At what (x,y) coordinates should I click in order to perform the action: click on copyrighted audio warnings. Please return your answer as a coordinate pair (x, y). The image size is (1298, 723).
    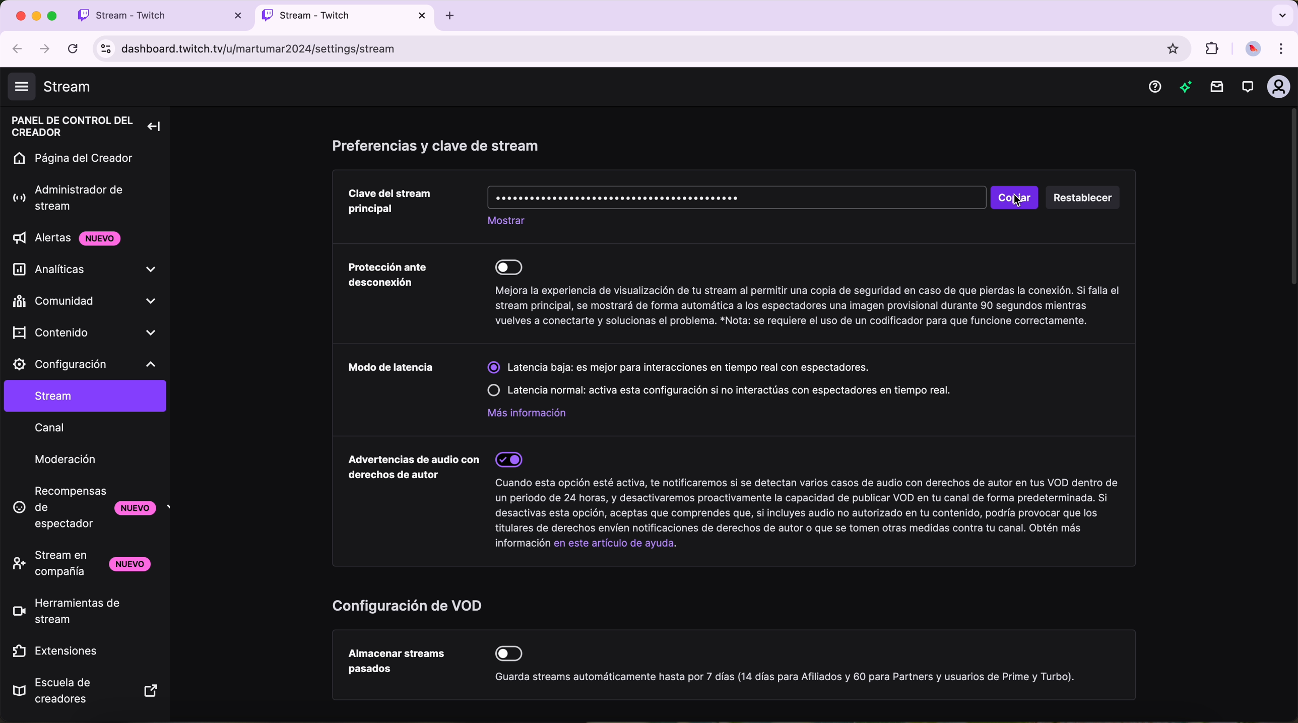
    Looking at the image, I should click on (415, 466).